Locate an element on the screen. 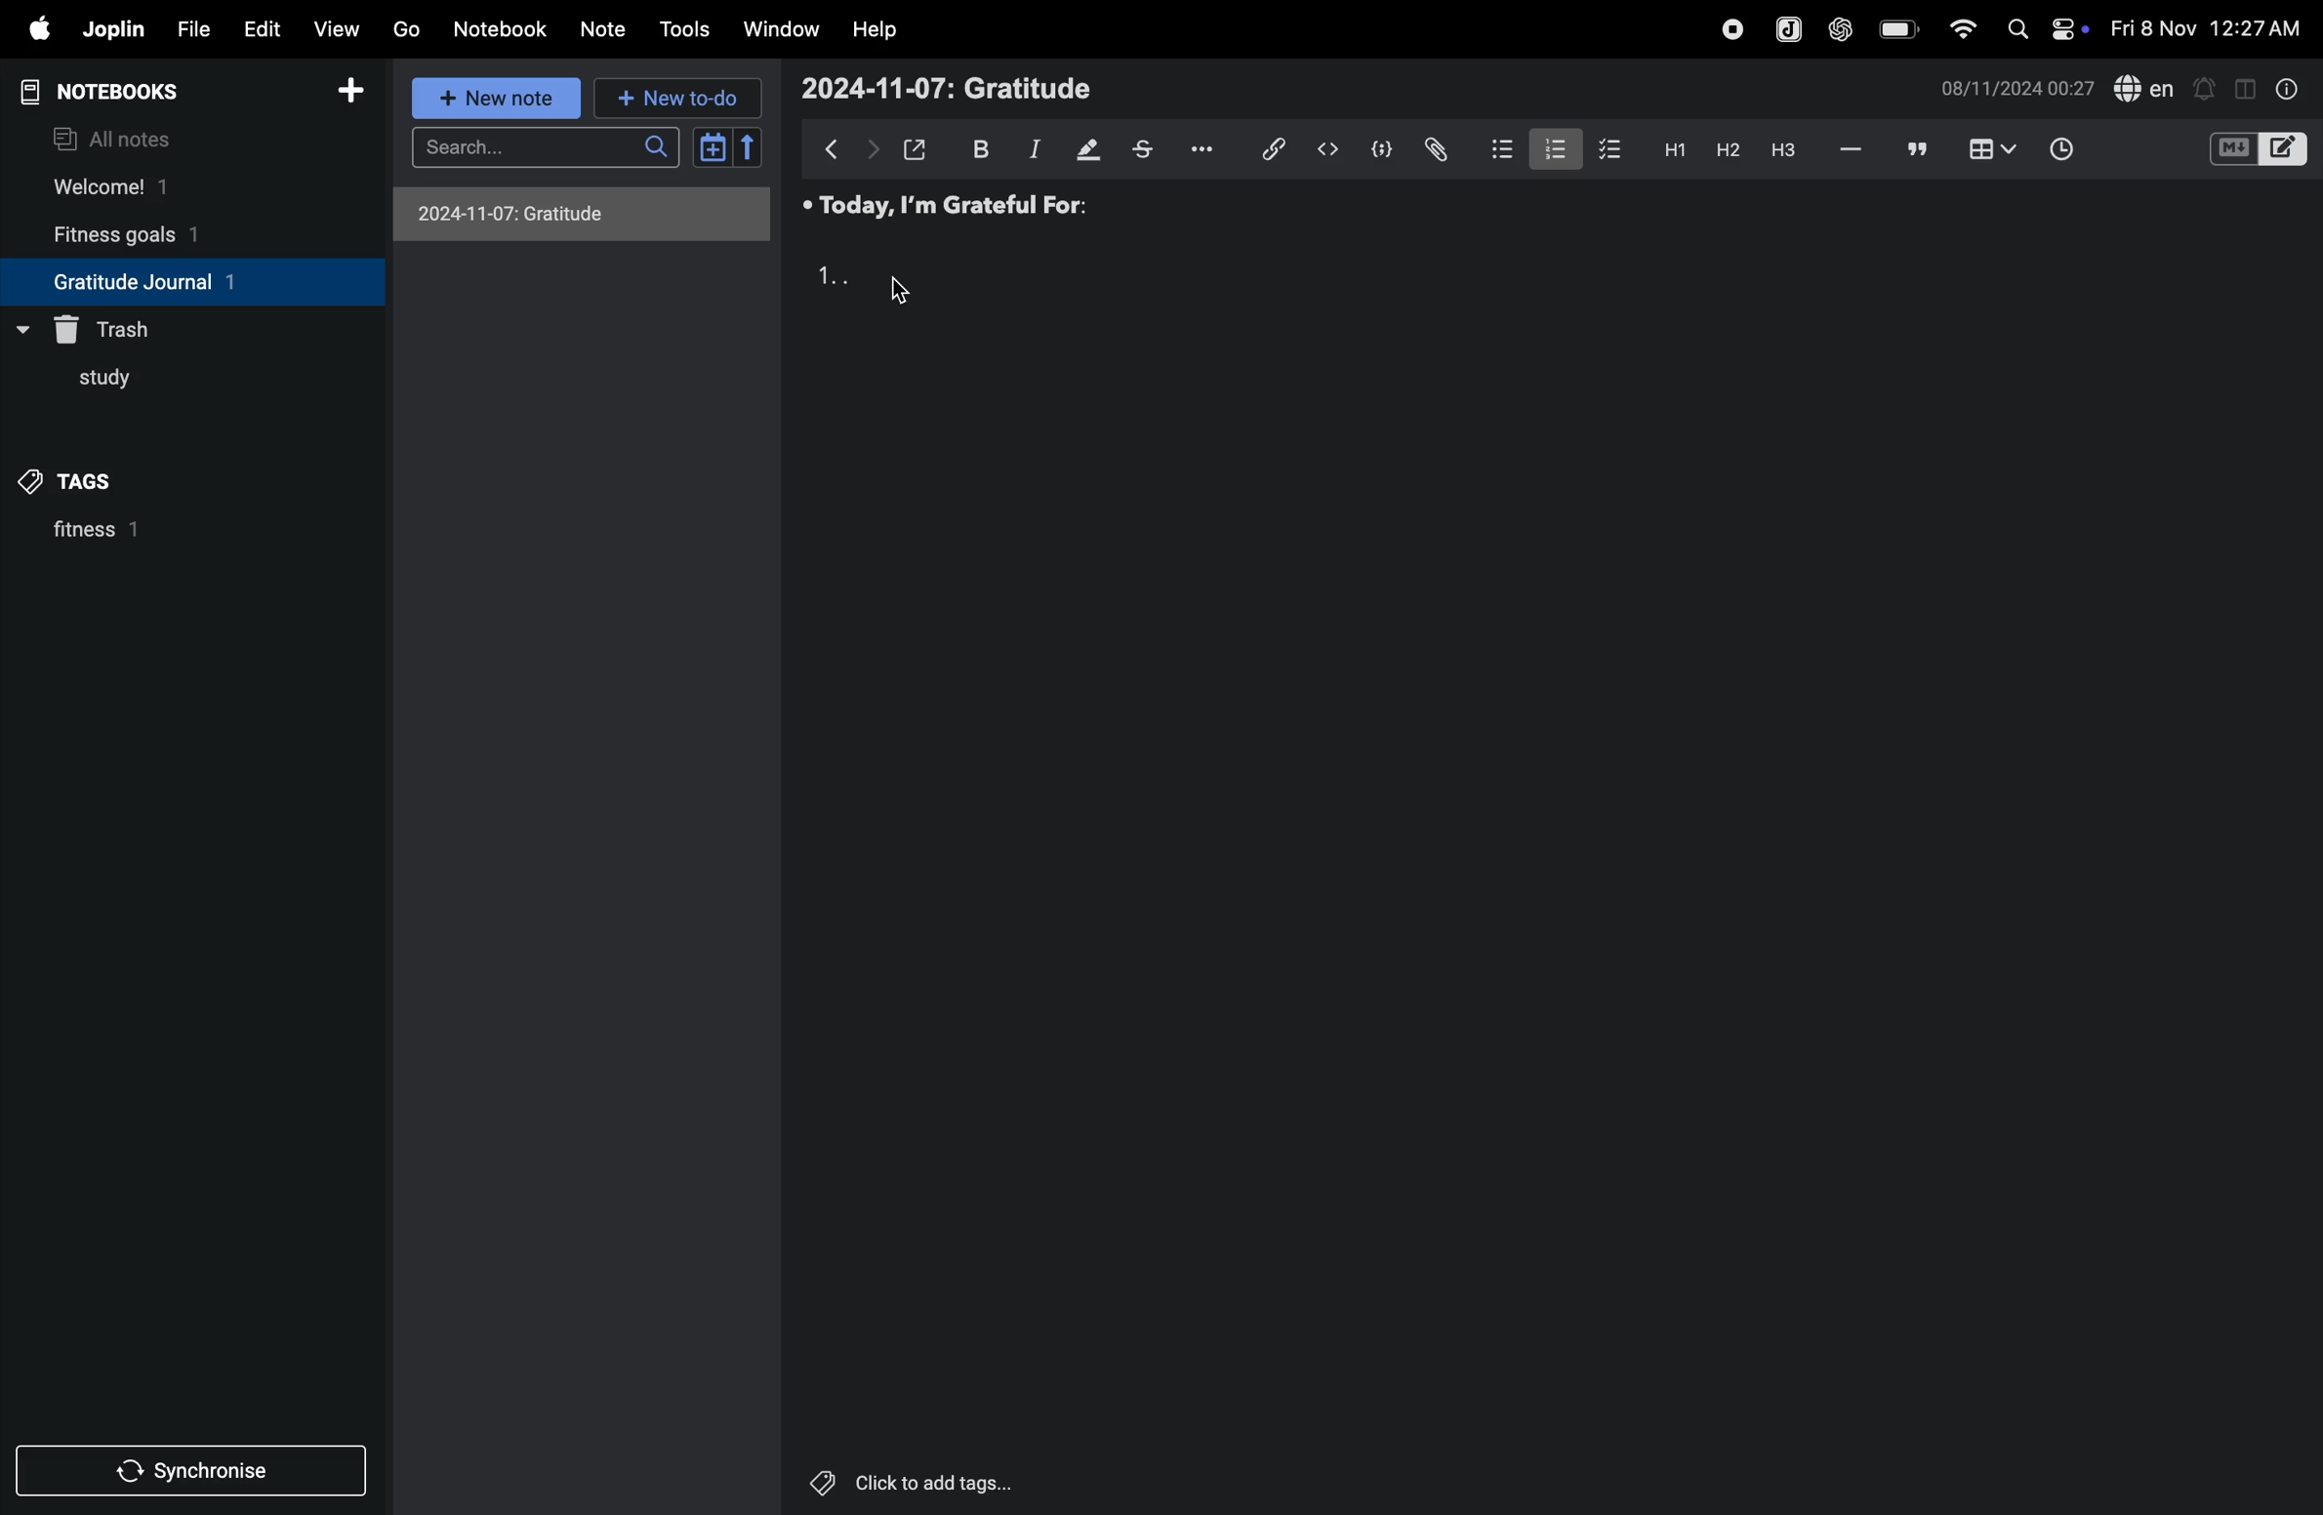  create alert is located at coordinates (2206, 91).